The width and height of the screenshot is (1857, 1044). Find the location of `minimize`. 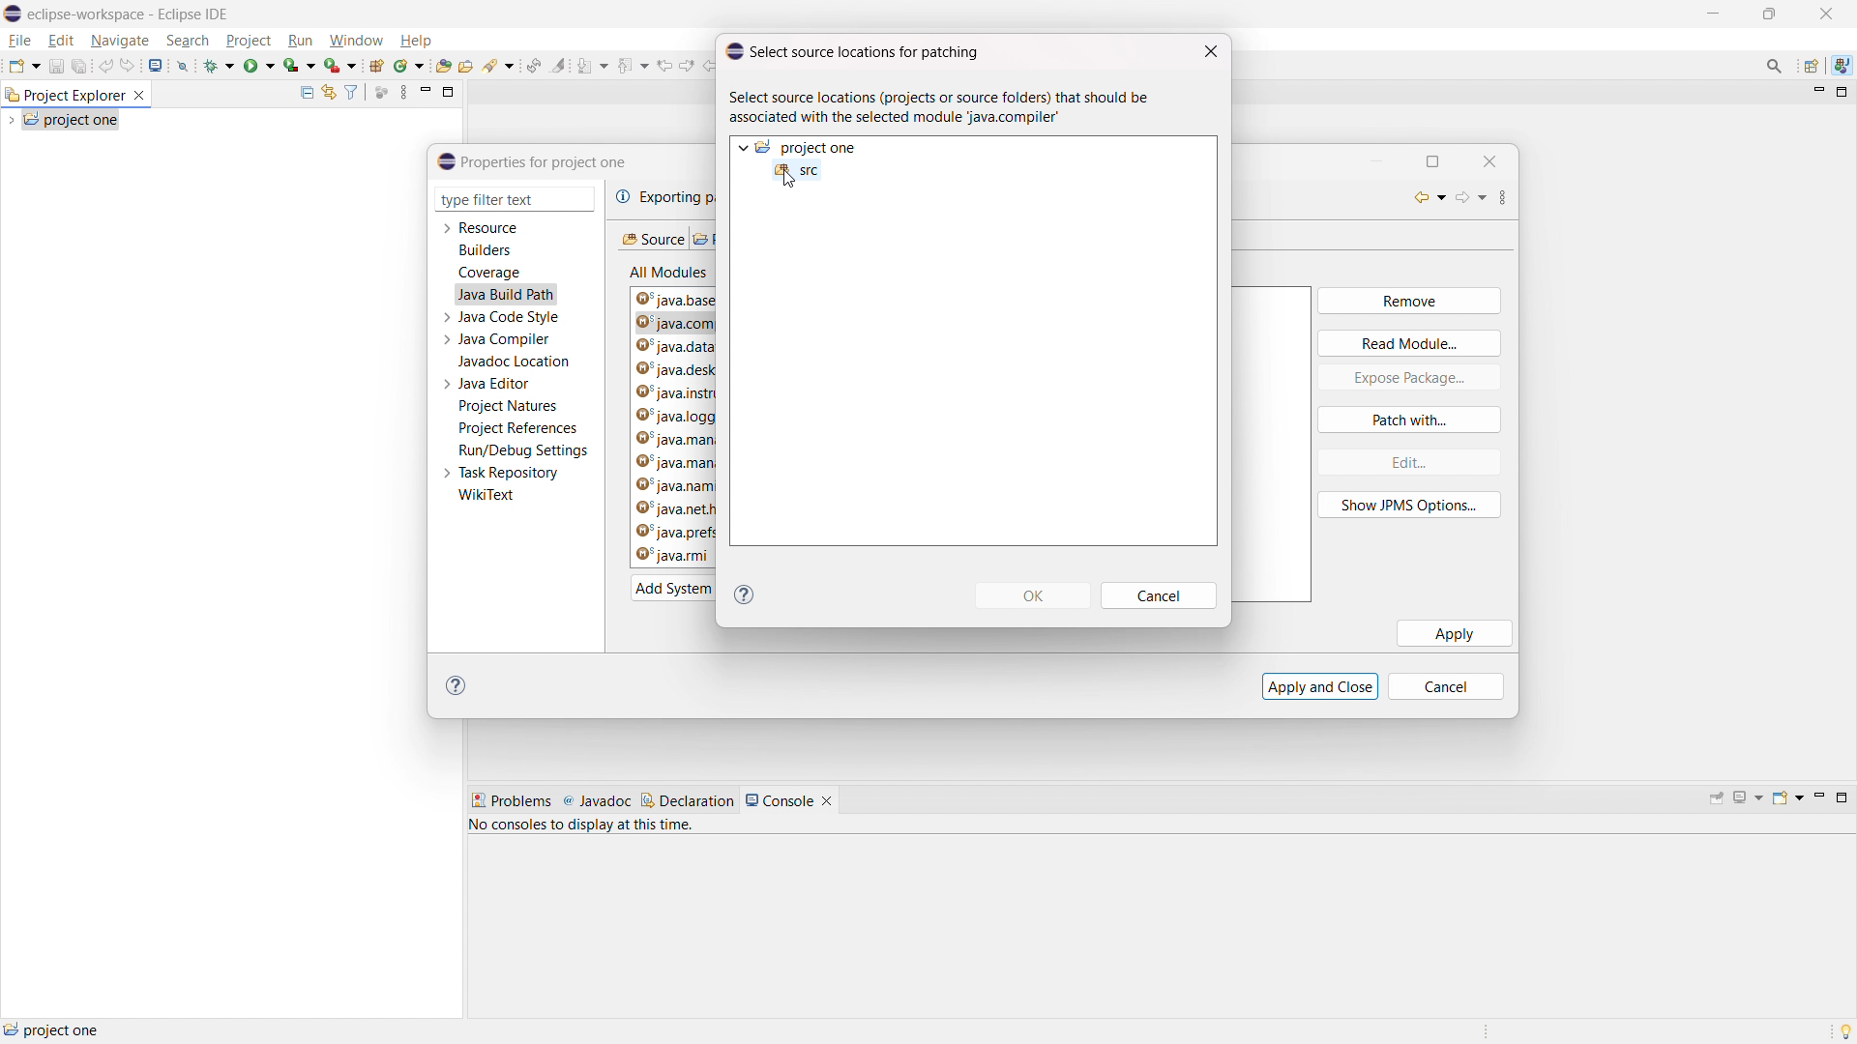

minimize is located at coordinates (1379, 159).